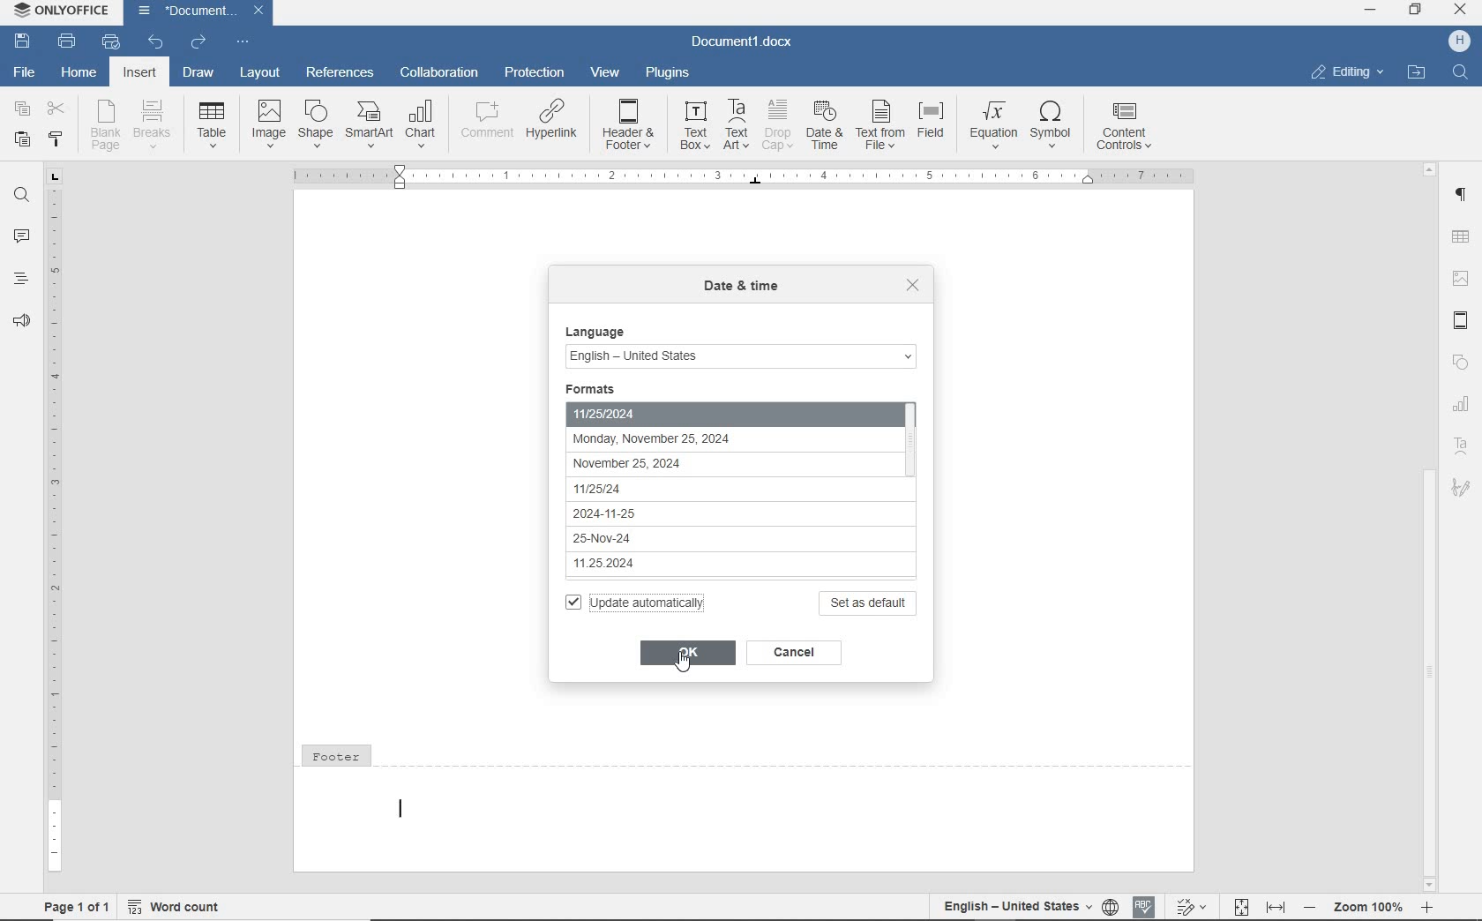  Describe the element at coordinates (599, 328) in the screenshot. I see `Language` at that location.